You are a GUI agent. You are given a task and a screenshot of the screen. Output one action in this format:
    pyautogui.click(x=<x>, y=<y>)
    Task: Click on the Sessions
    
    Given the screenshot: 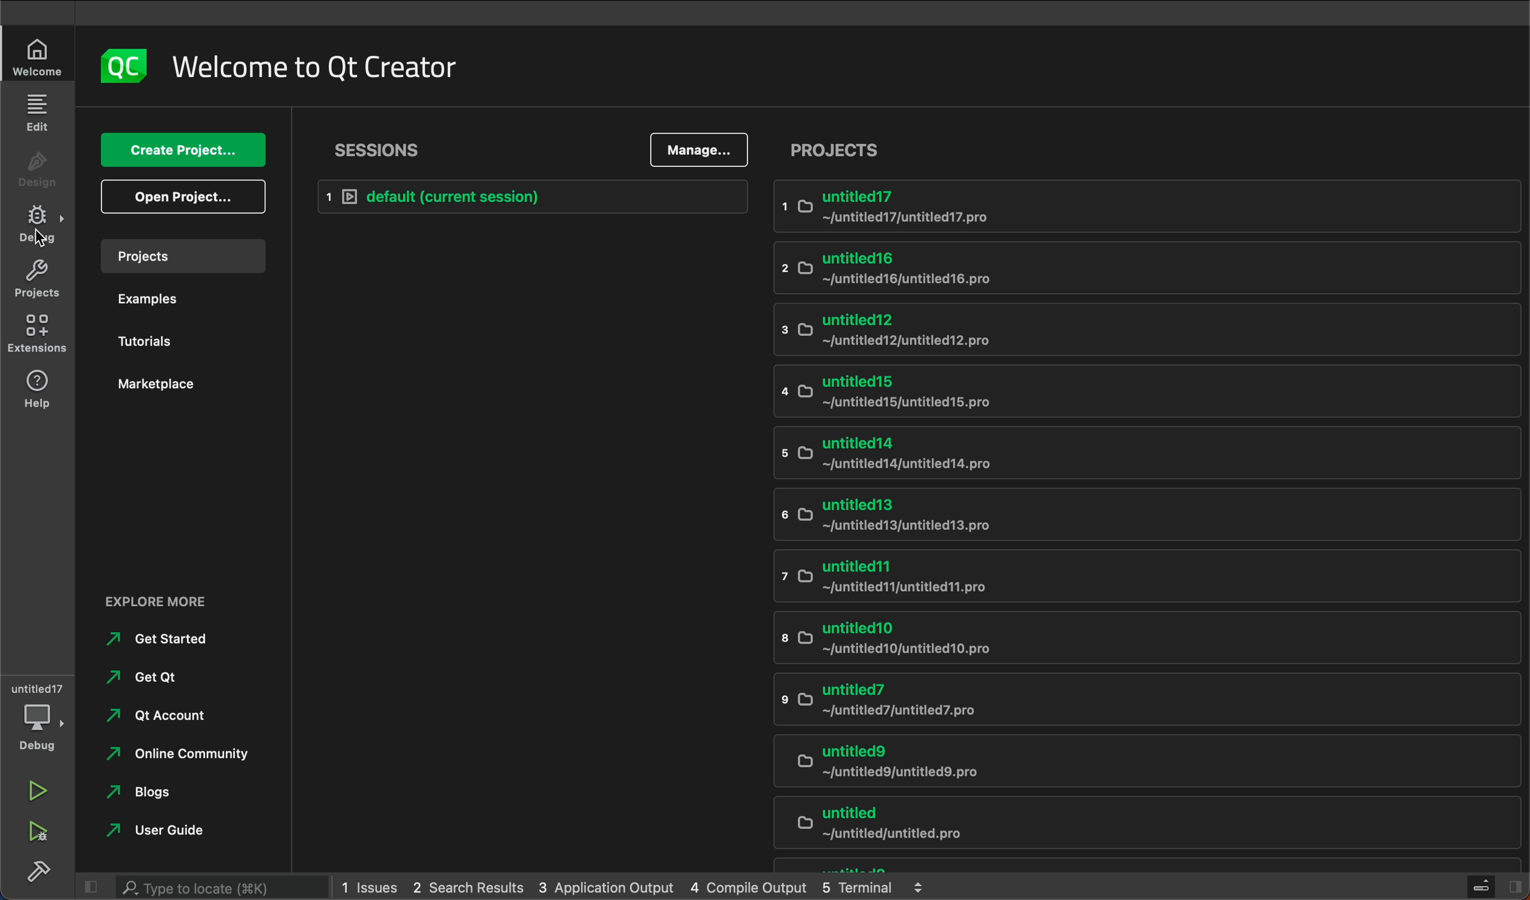 What is the action you would take?
    pyautogui.click(x=376, y=150)
    